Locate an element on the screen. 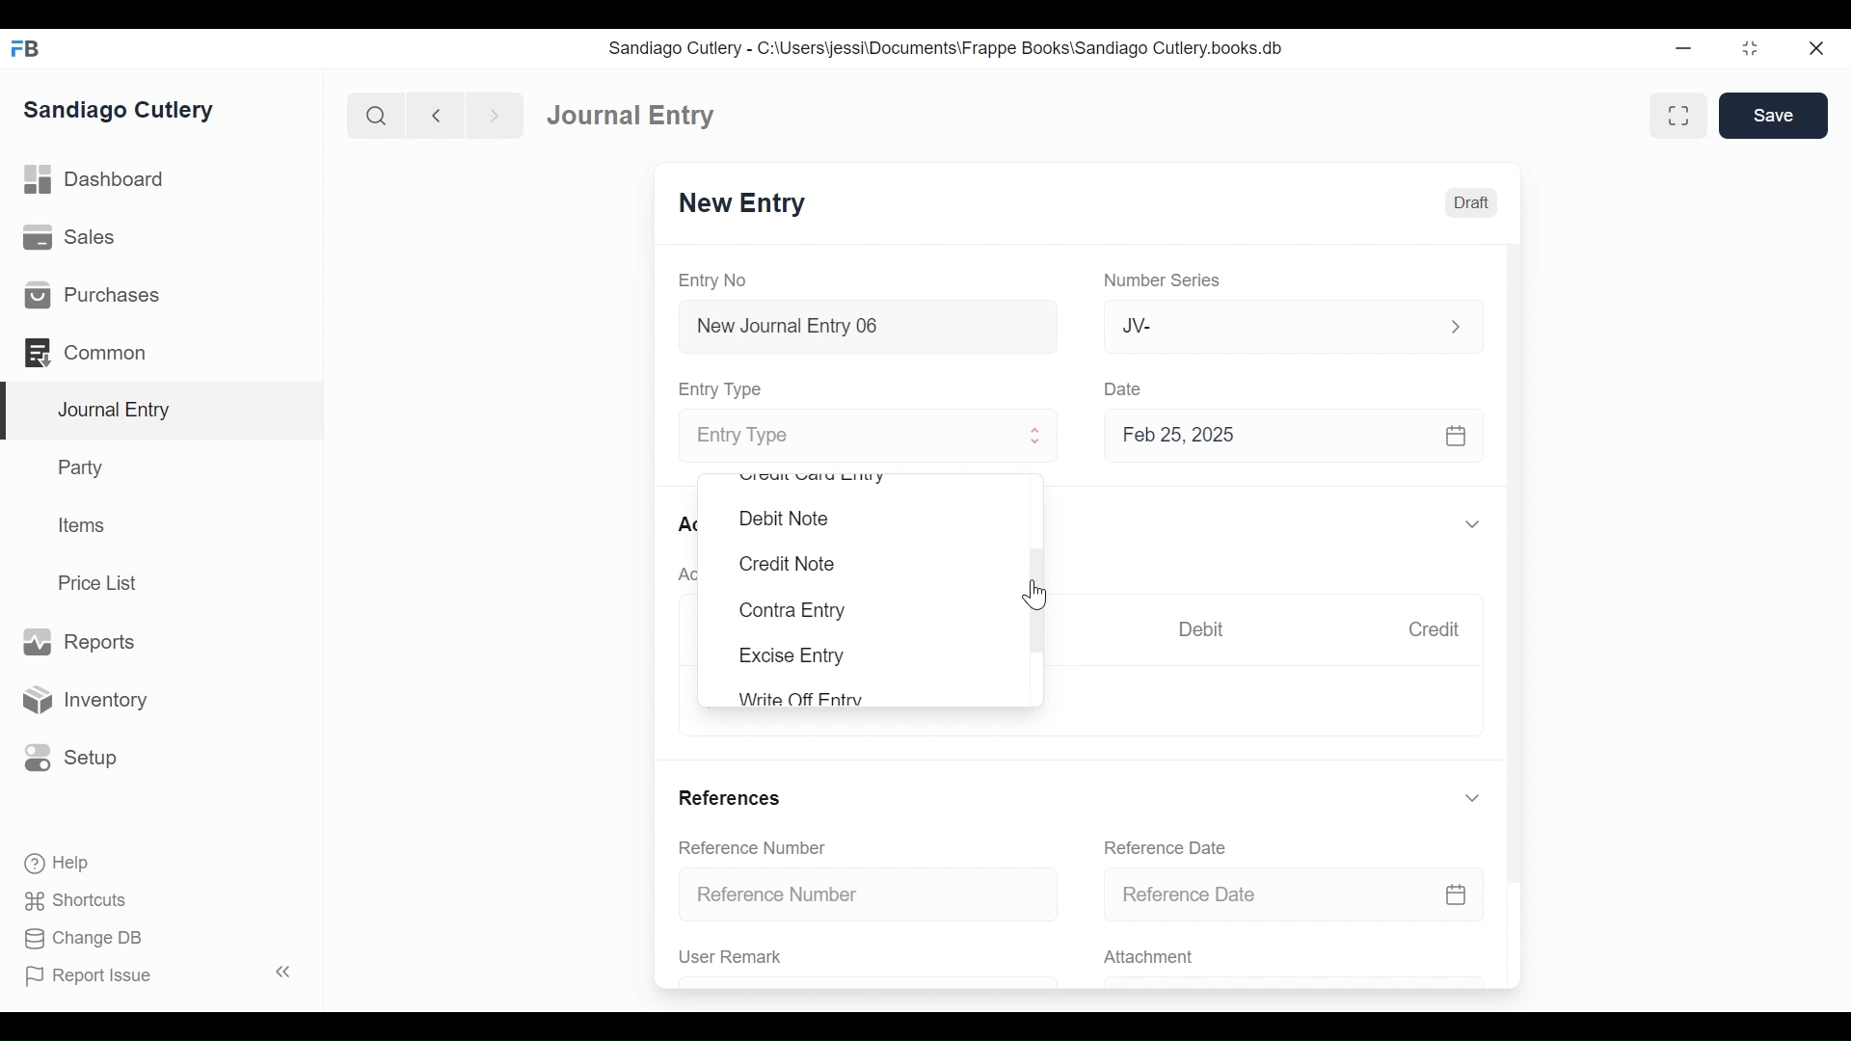  Entry No is located at coordinates (713, 281).